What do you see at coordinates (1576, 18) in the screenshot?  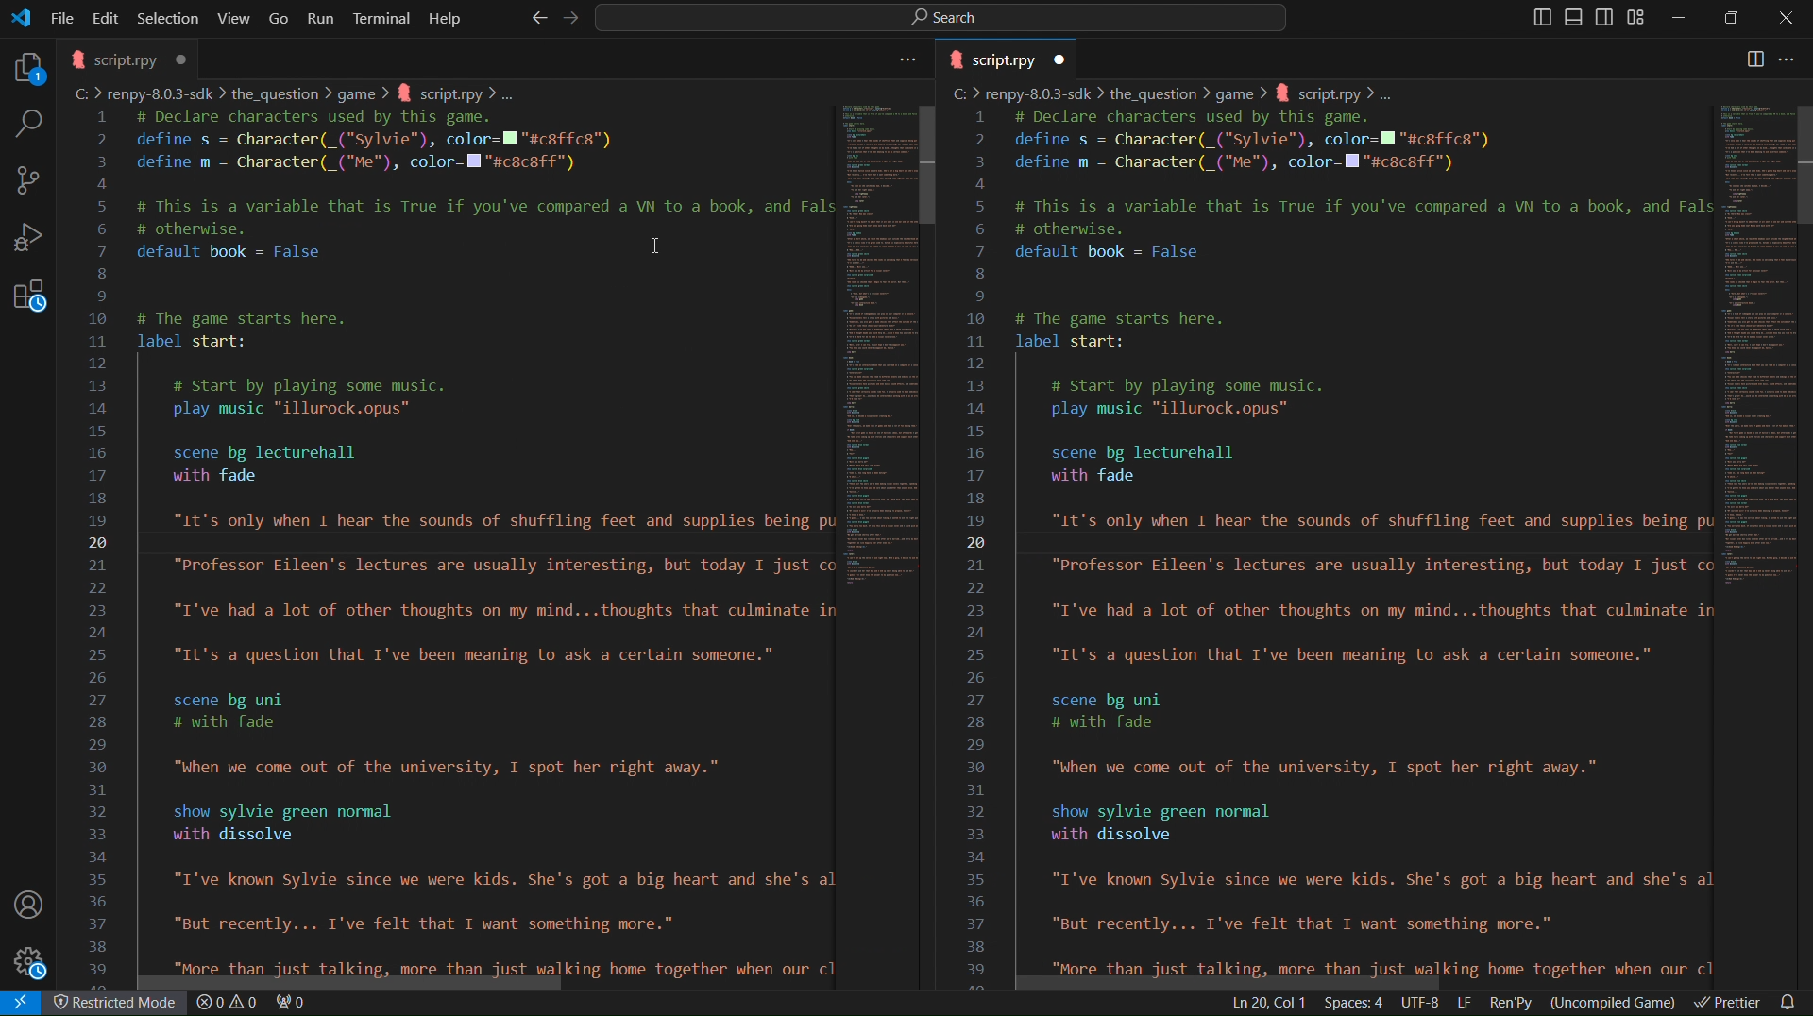 I see `Toggle Panel` at bounding box center [1576, 18].